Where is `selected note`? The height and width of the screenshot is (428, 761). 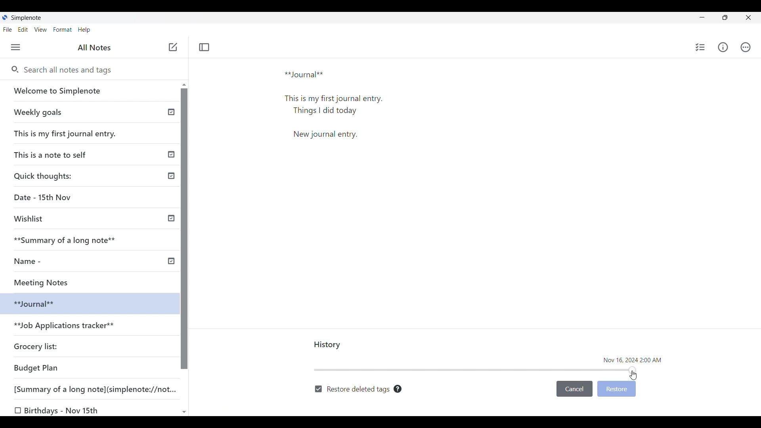
selected note is located at coordinates (87, 303).